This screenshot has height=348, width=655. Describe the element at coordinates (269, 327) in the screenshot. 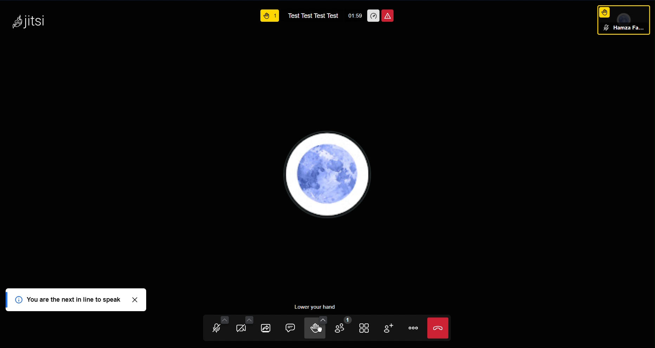

I see `Share Screen` at that location.